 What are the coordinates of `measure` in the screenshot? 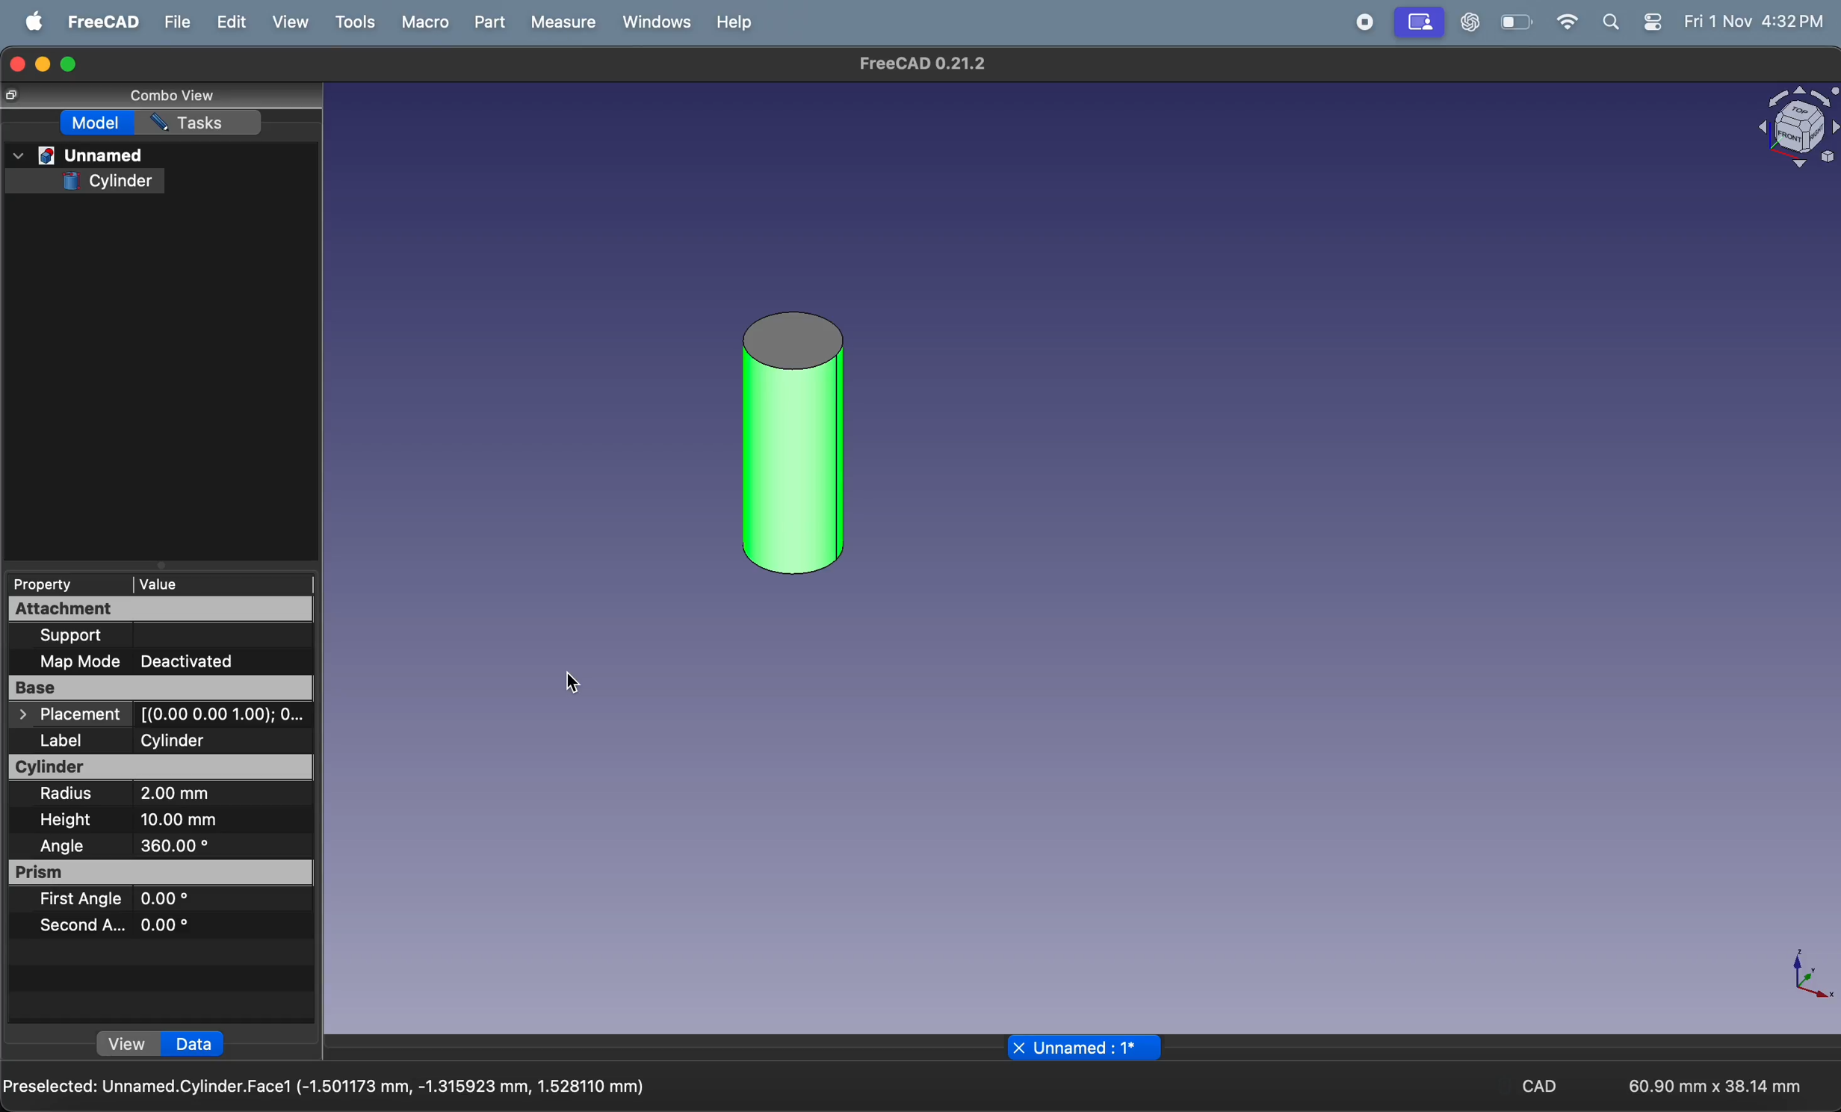 It's located at (562, 22).